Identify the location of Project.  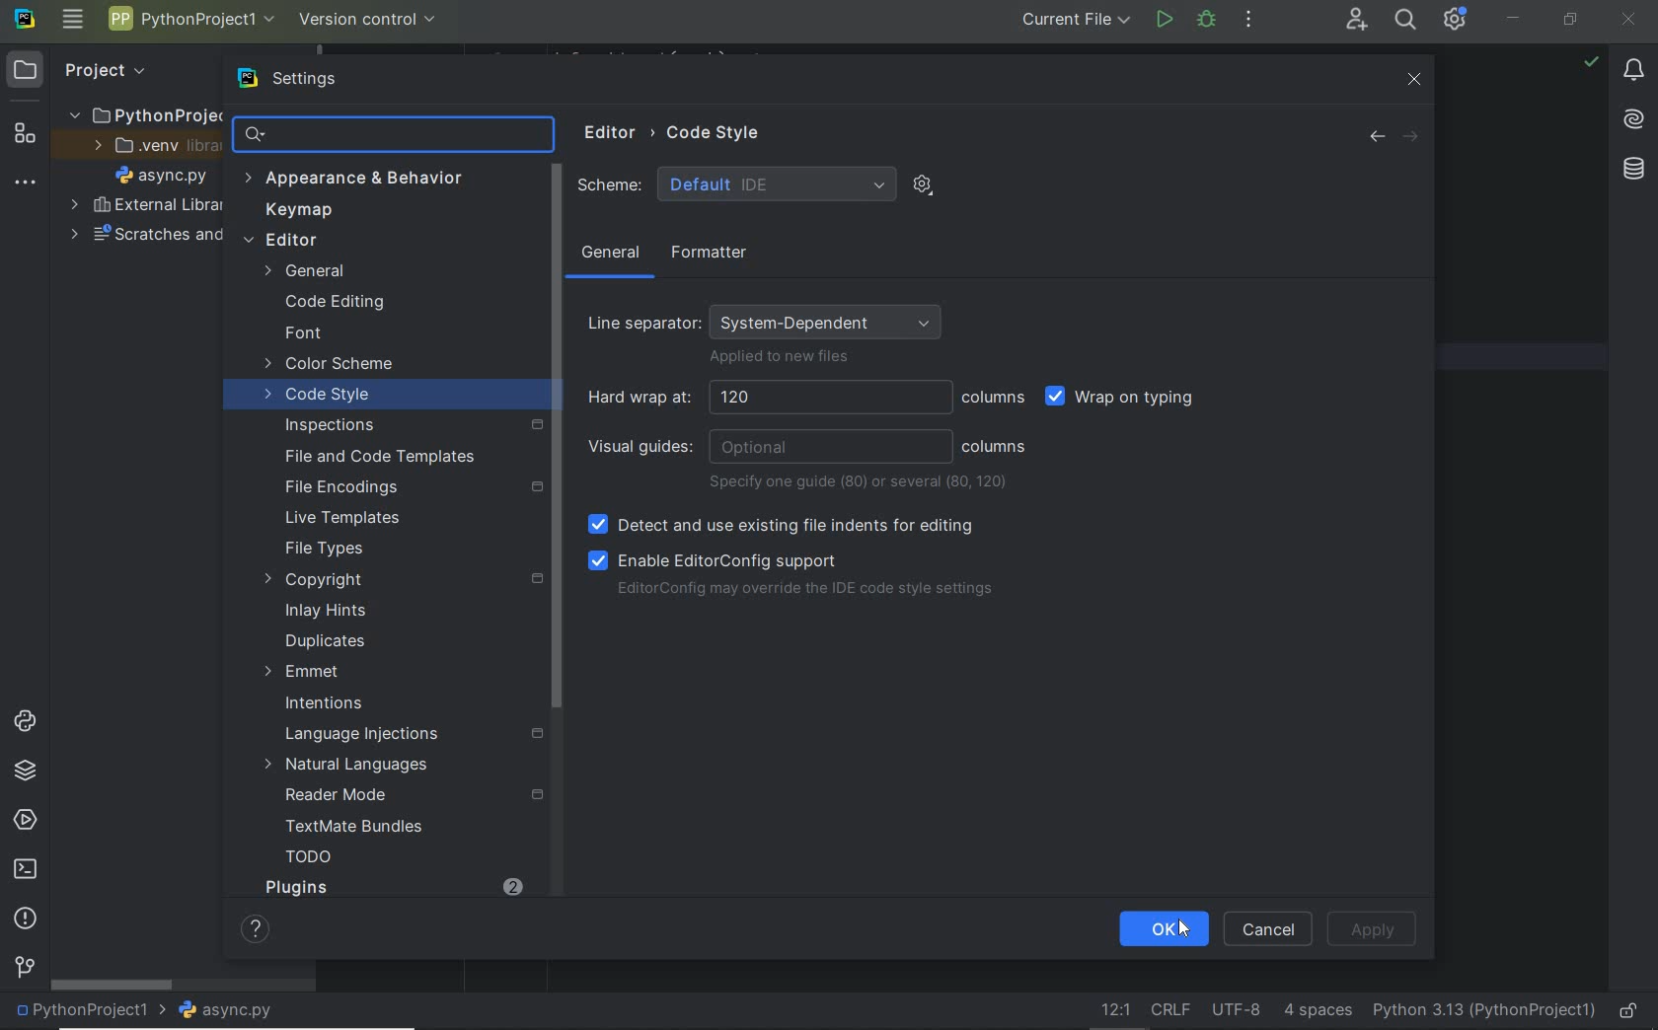
(105, 70).